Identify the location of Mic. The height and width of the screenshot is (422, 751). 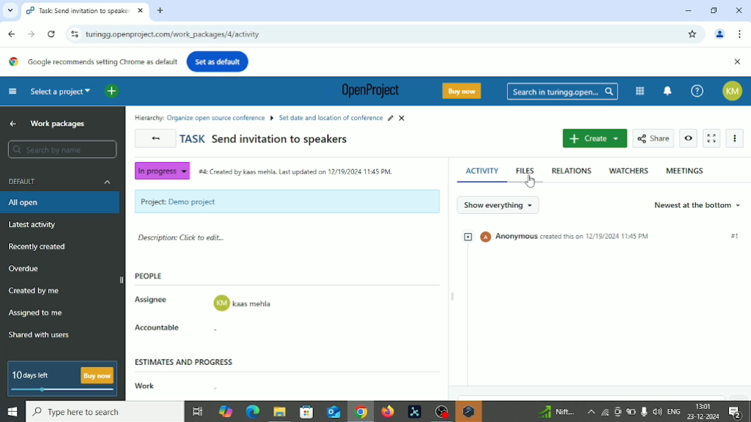
(644, 411).